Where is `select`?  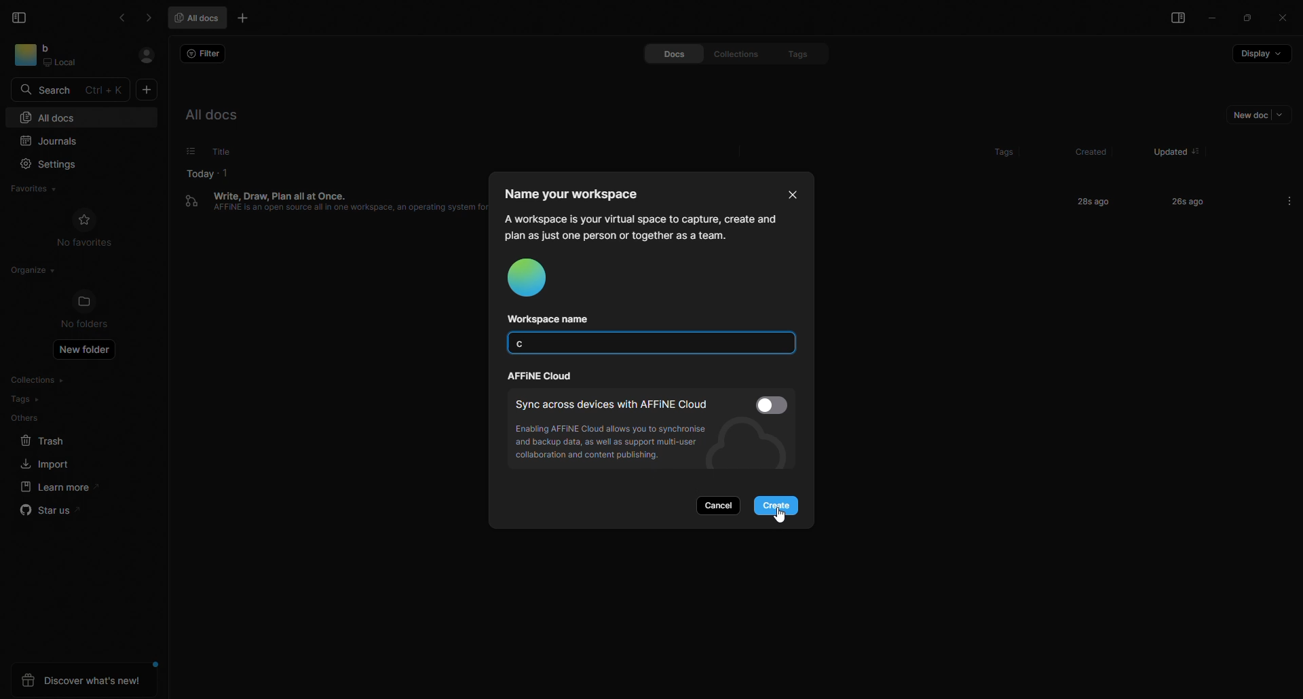 select is located at coordinates (774, 404).